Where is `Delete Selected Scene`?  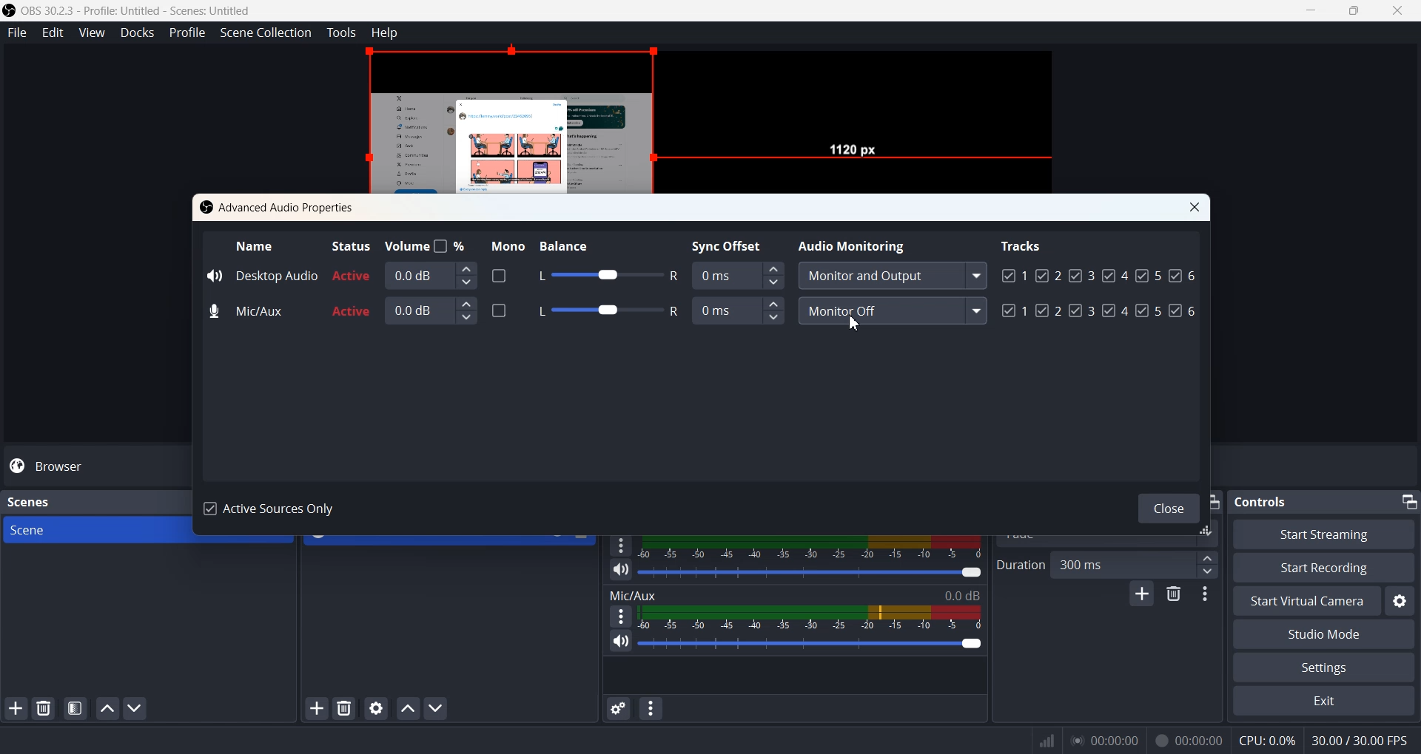 Delete Selected Scene is located at coordinates (43, 709).